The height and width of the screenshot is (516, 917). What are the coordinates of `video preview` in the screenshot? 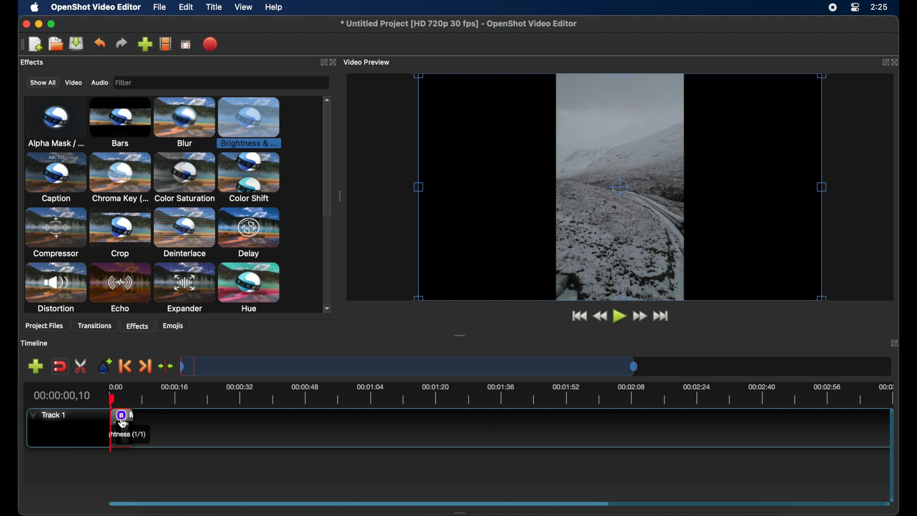 It's located at (619, 187).